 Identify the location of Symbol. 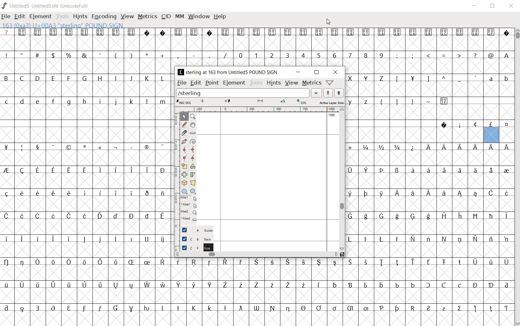
(8, 147).